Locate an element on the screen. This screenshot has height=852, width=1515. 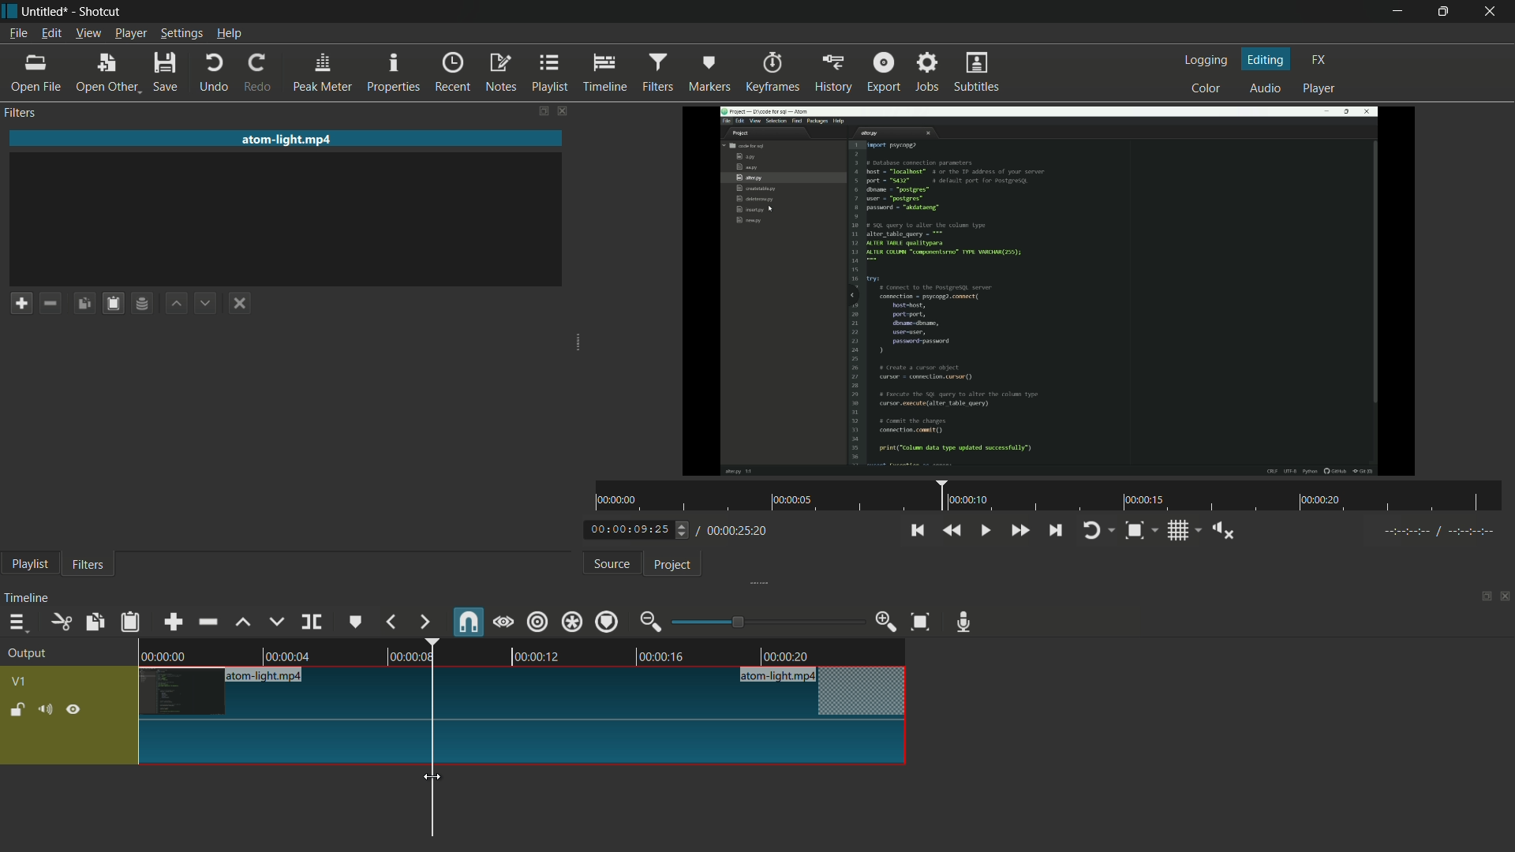
player menu is located at coordinates (130, 33).